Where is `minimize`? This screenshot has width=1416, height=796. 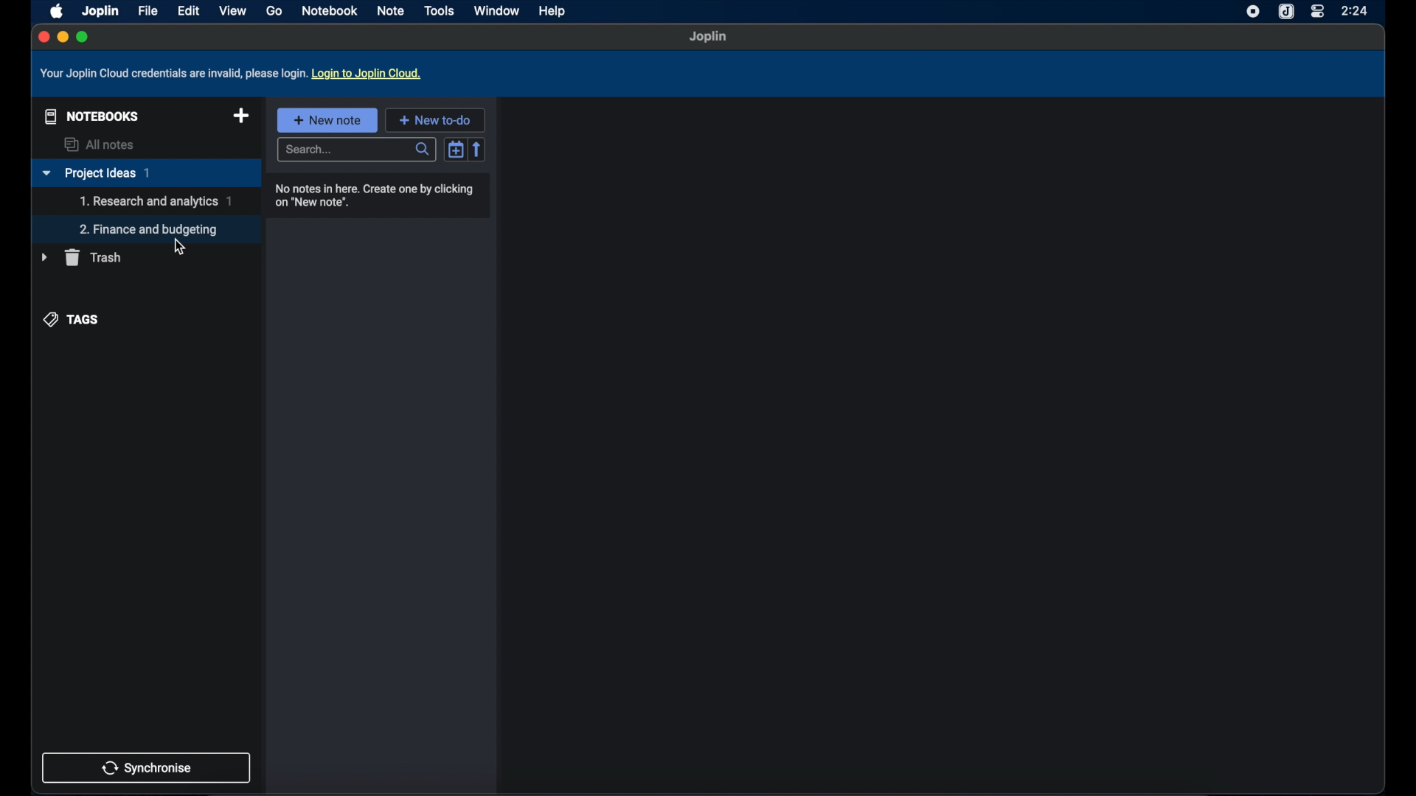 minimize is located at coordinates (62, 38).